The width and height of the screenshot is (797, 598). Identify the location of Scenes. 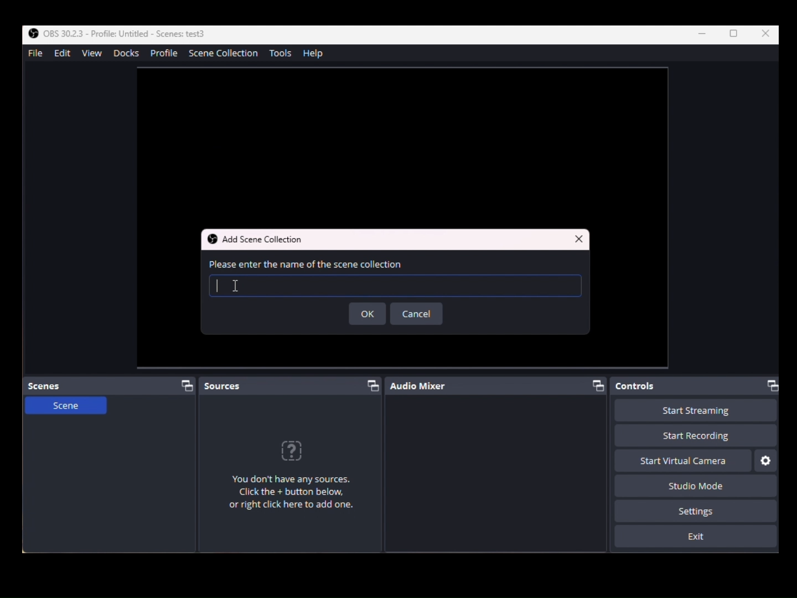
(112, 385).